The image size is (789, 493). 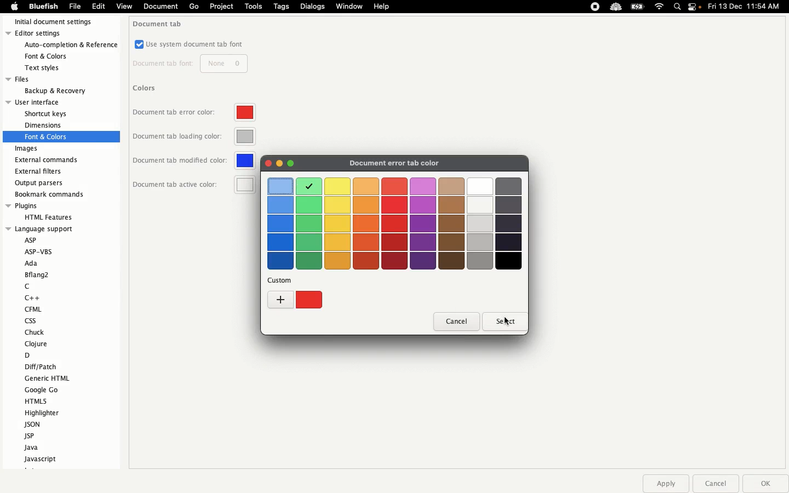 I want to click on Editor settings, so click(x=59, y=34).